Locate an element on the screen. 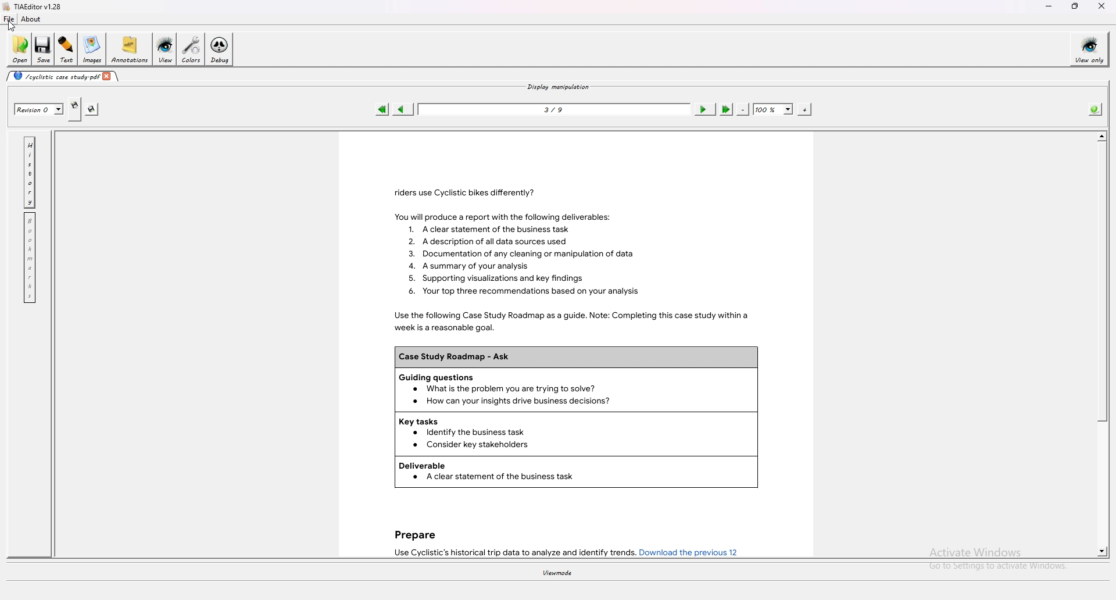 The width and height of the screenshot is (1116, 600). cyclistic case study-pdf is located at coordinates (54, 76).